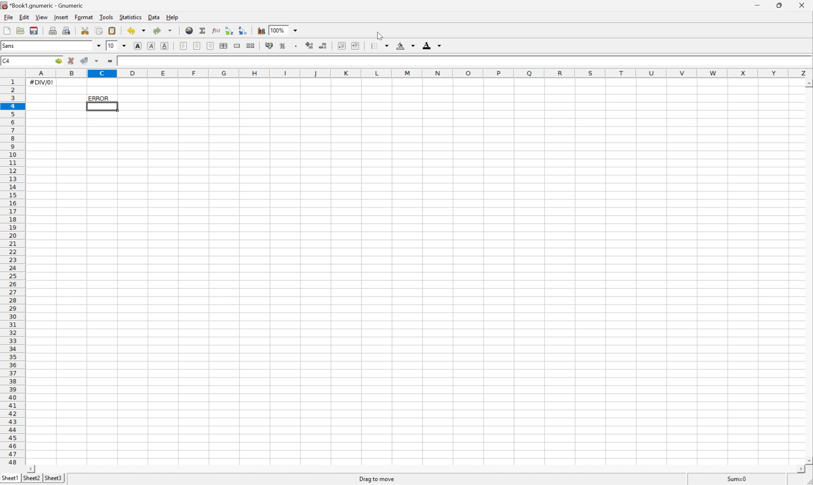 This screenshot has width=813, height=485. Describe the element at coordinates (377, 479) in the screenshot. I see `Drag to move` at that location.